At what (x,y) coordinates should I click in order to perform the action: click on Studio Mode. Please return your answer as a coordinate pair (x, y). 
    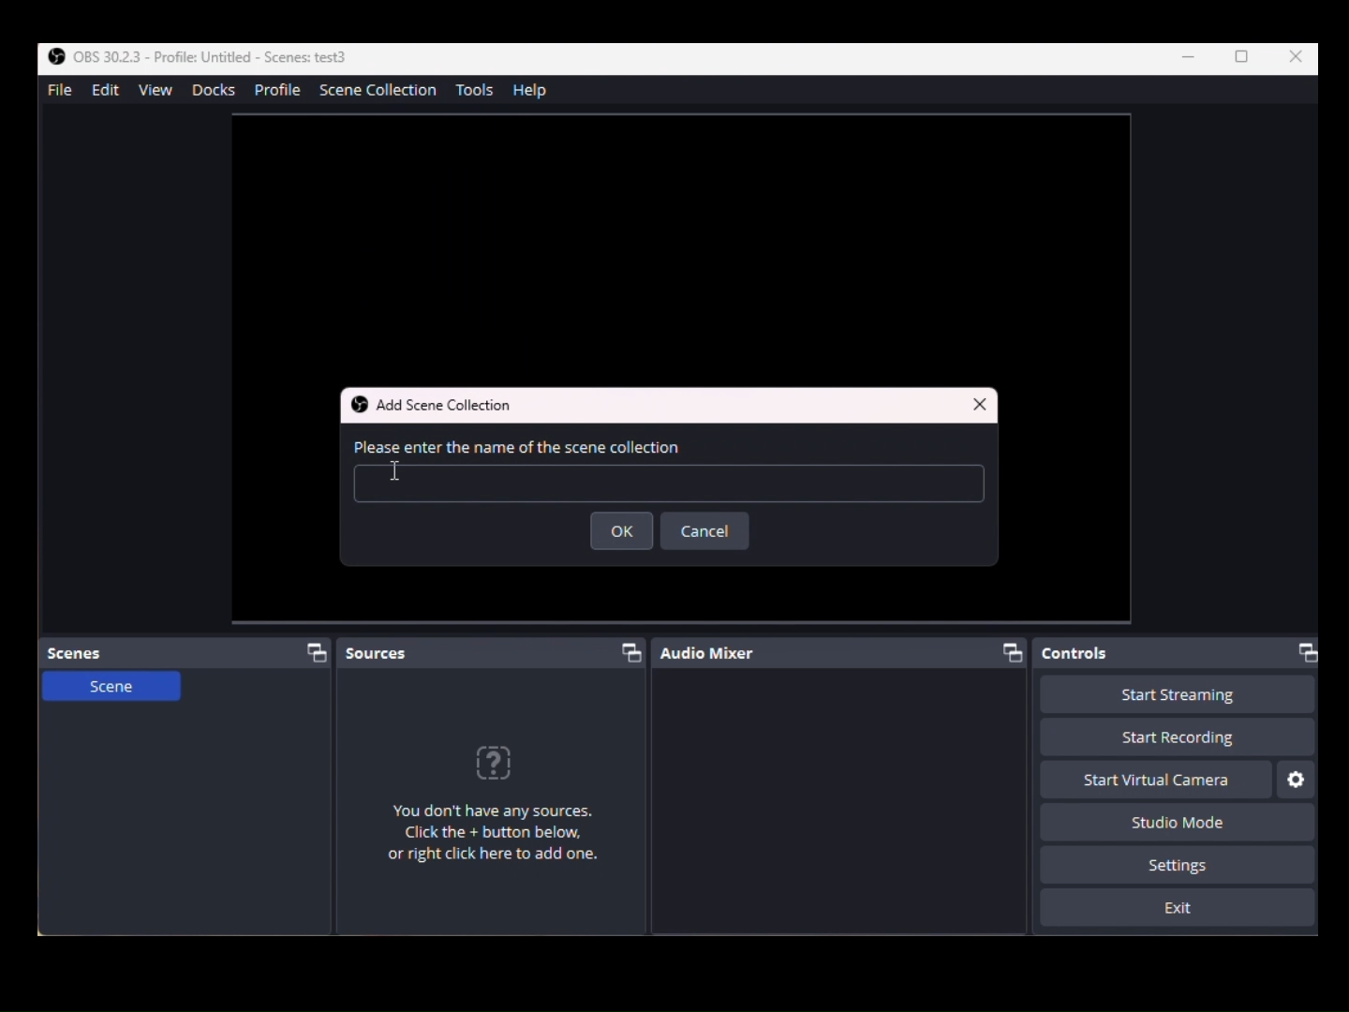
    Looking at the image, I should click on (1171, 821).